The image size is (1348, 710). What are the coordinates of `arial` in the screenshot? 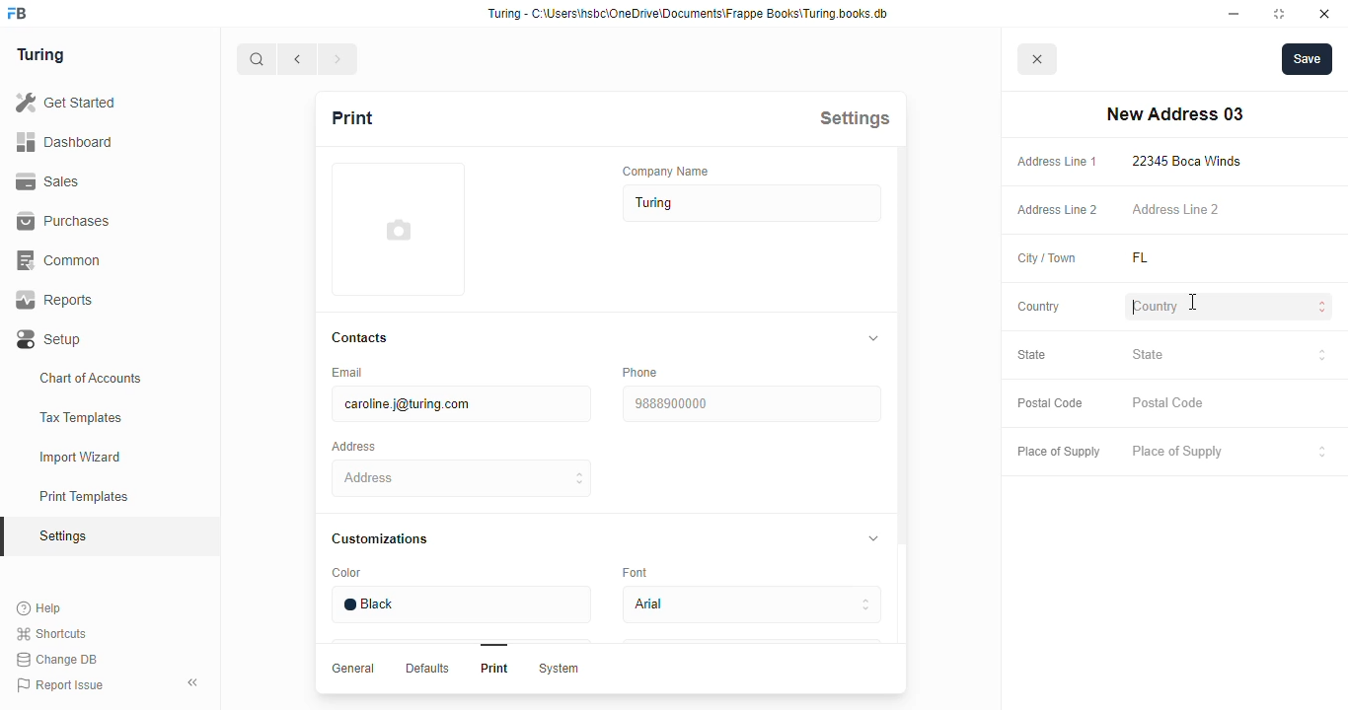 It's located at (751, 605).